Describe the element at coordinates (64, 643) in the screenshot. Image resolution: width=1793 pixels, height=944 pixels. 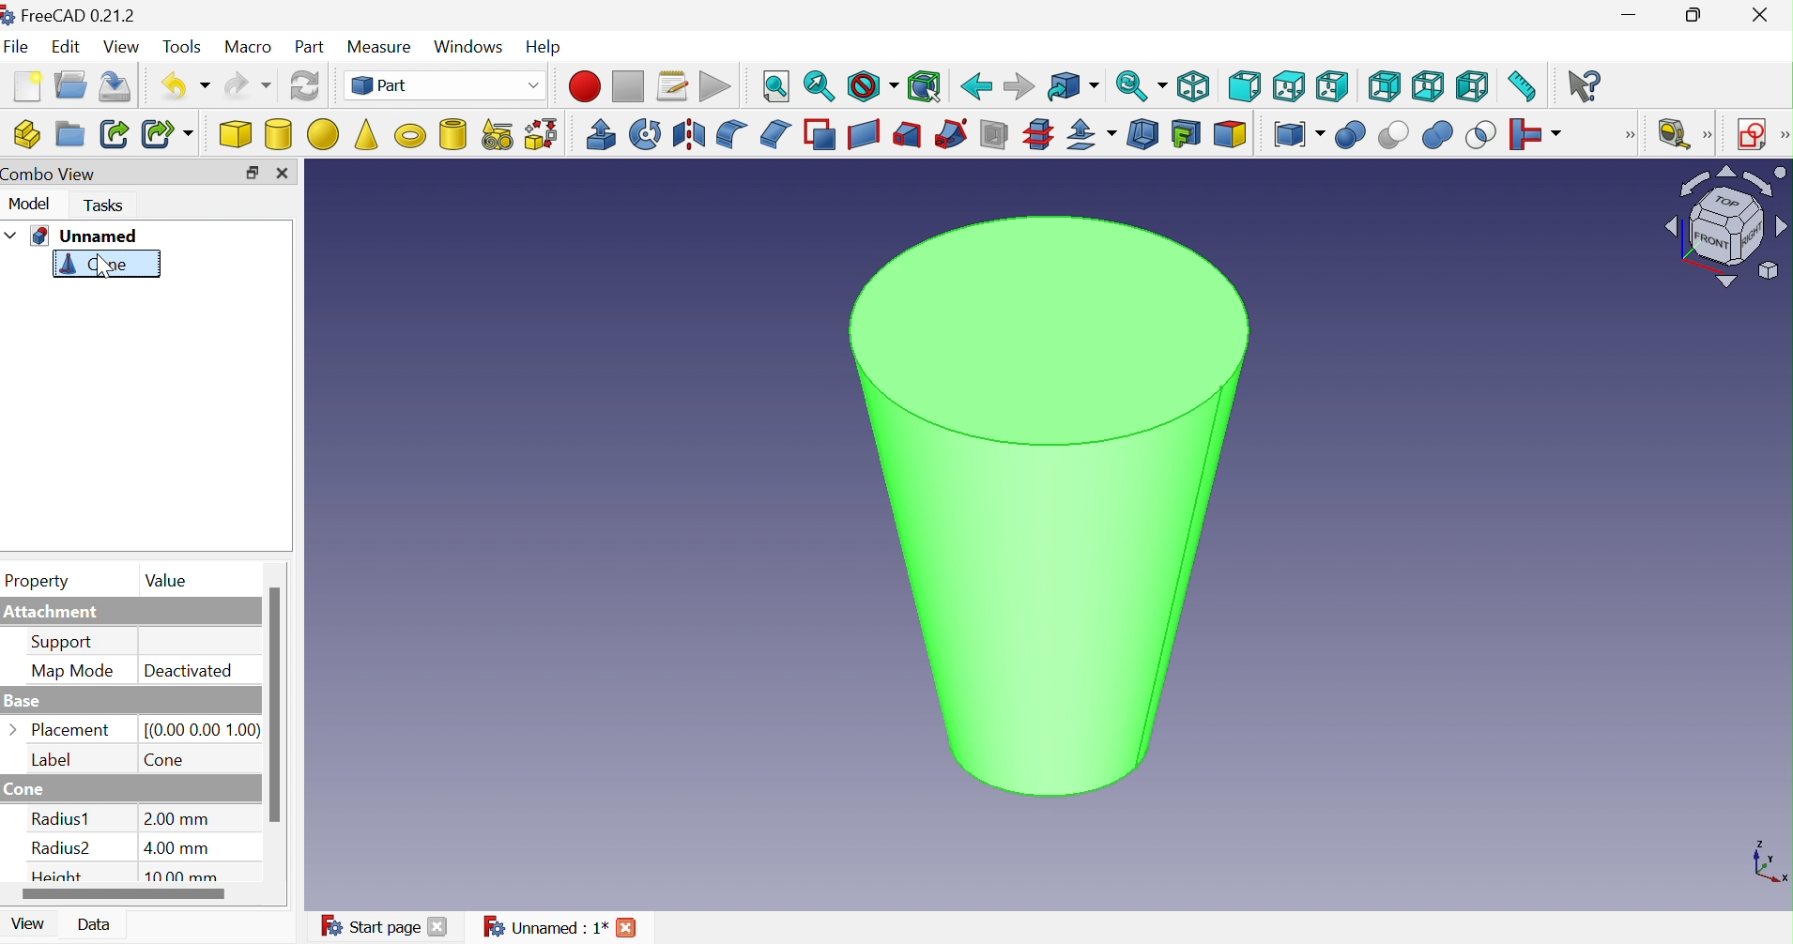
I see `Support` at that location.